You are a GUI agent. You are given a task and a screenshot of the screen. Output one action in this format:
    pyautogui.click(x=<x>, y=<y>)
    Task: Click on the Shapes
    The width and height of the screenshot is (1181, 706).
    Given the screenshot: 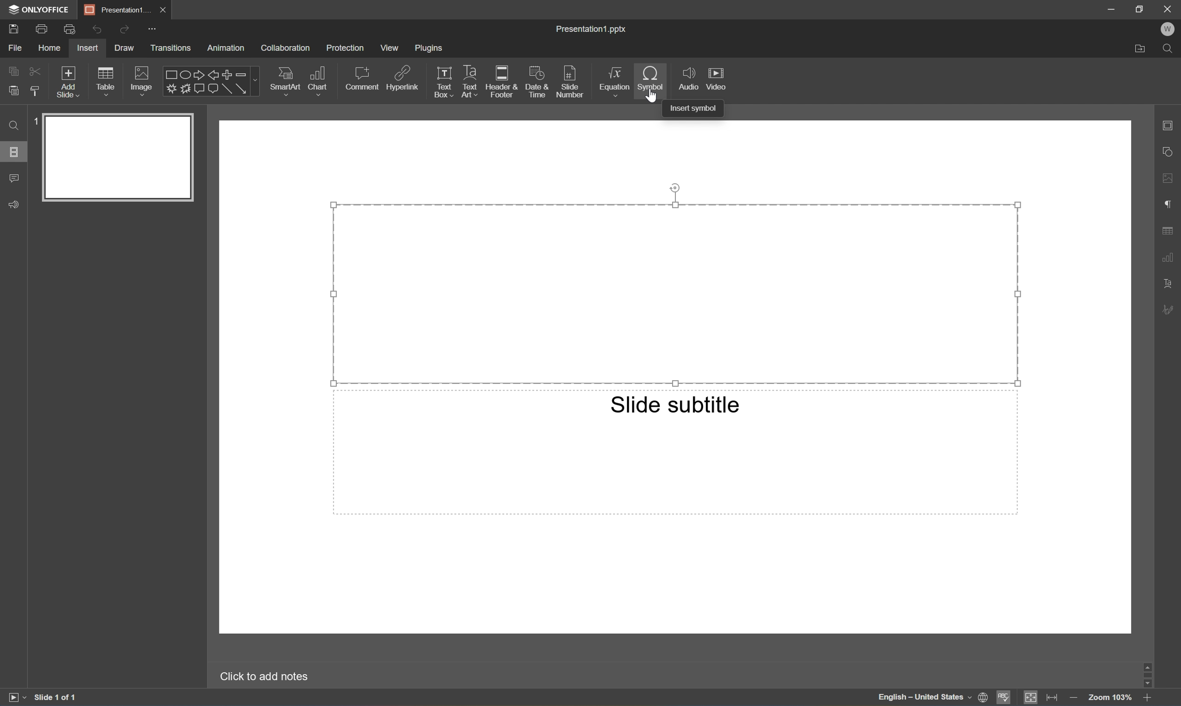 What is the action you would take?
    pyautogui.click(x=213, y=81)
    